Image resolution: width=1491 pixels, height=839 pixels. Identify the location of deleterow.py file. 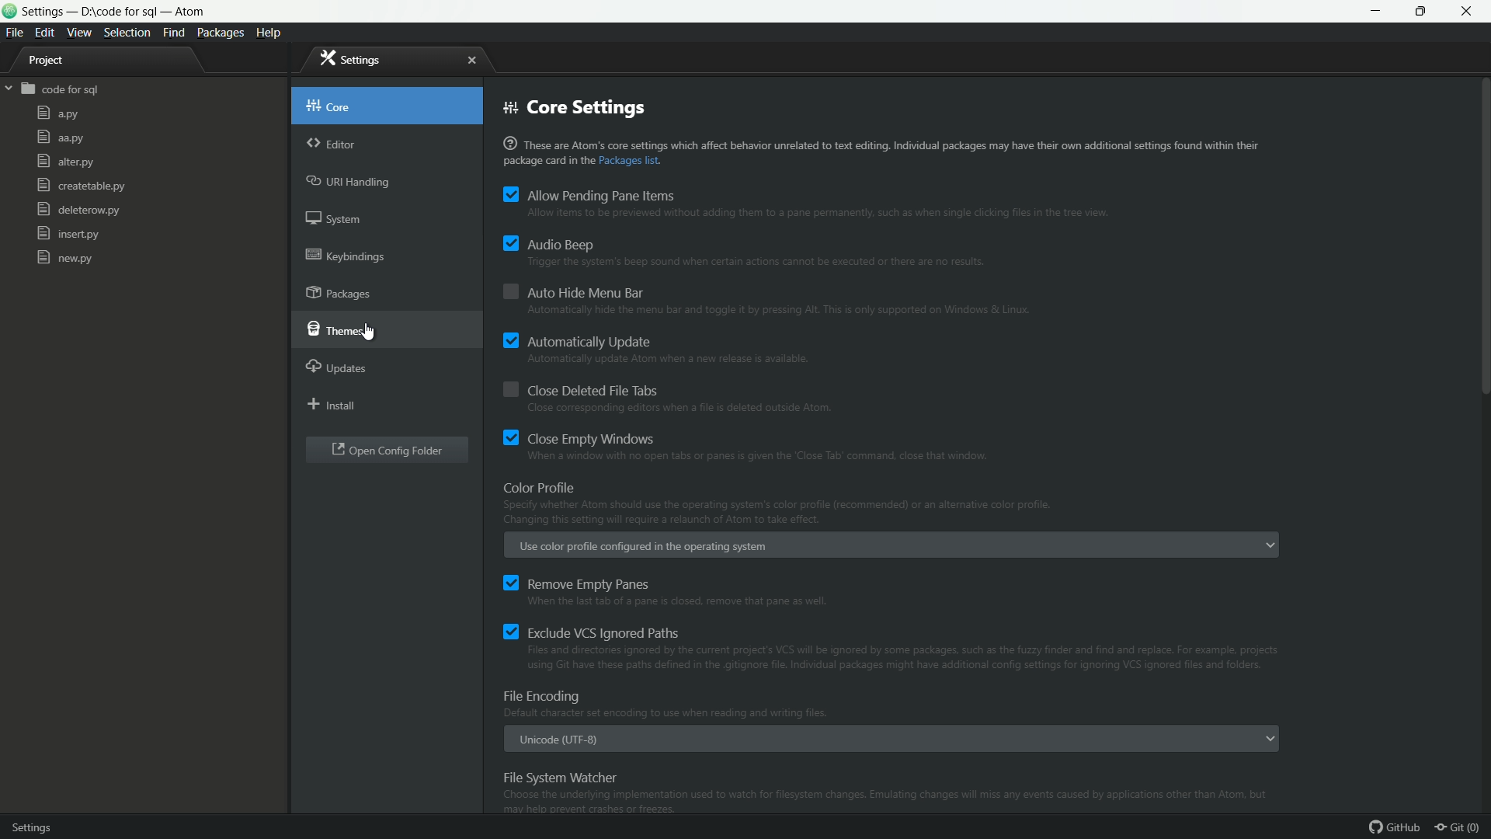
(78, 211).